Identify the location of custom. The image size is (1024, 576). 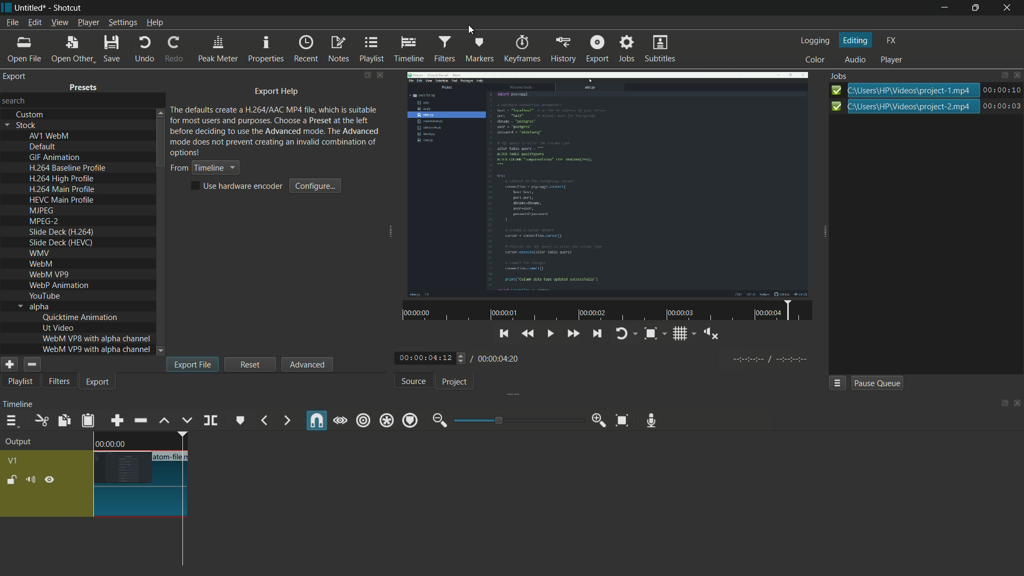
(30, 115).